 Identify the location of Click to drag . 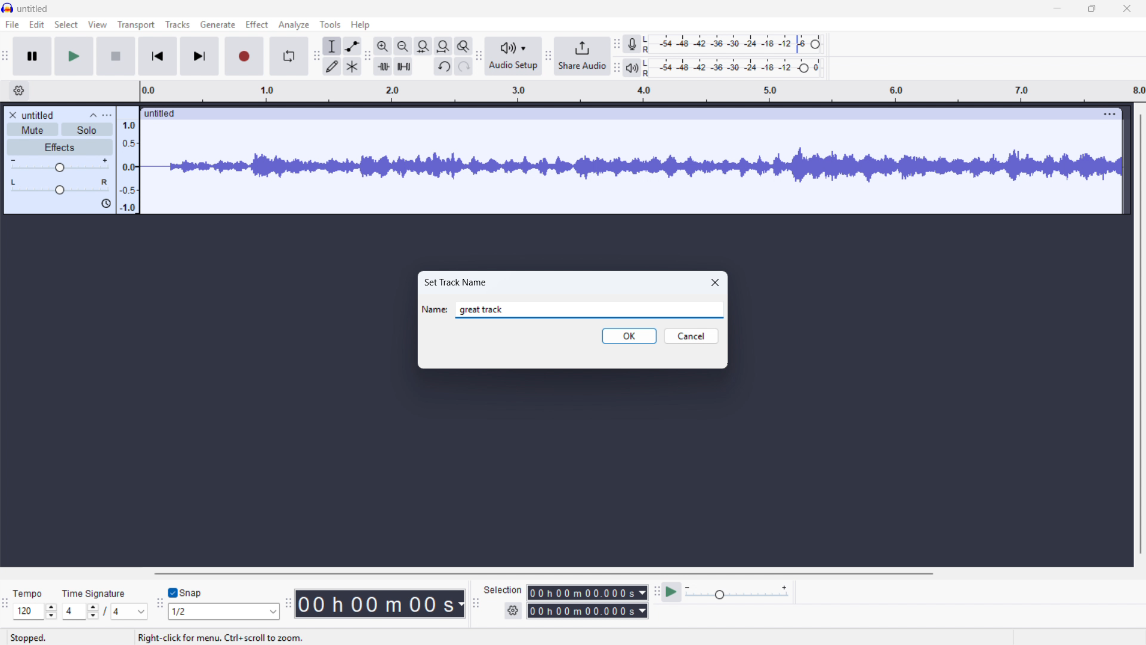
(618, 114).